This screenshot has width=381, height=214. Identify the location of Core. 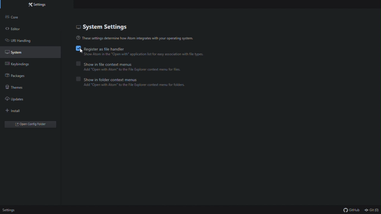
(21, 18).